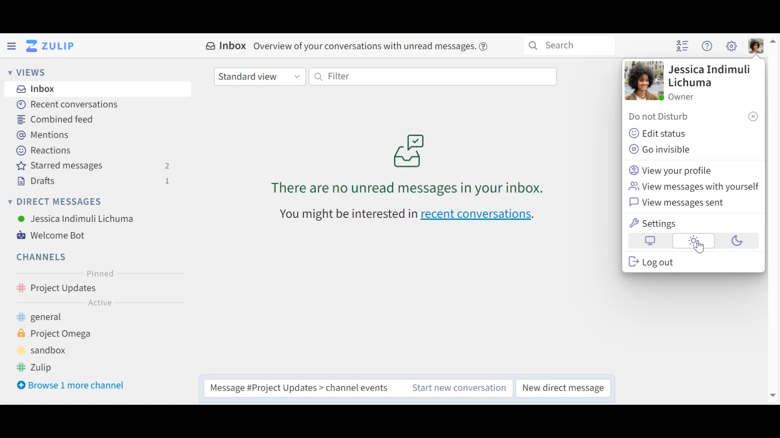 The width and height of the screenshot is (780, 438). I want to click on there are no unread messages in your inbox, so click(386, 189).